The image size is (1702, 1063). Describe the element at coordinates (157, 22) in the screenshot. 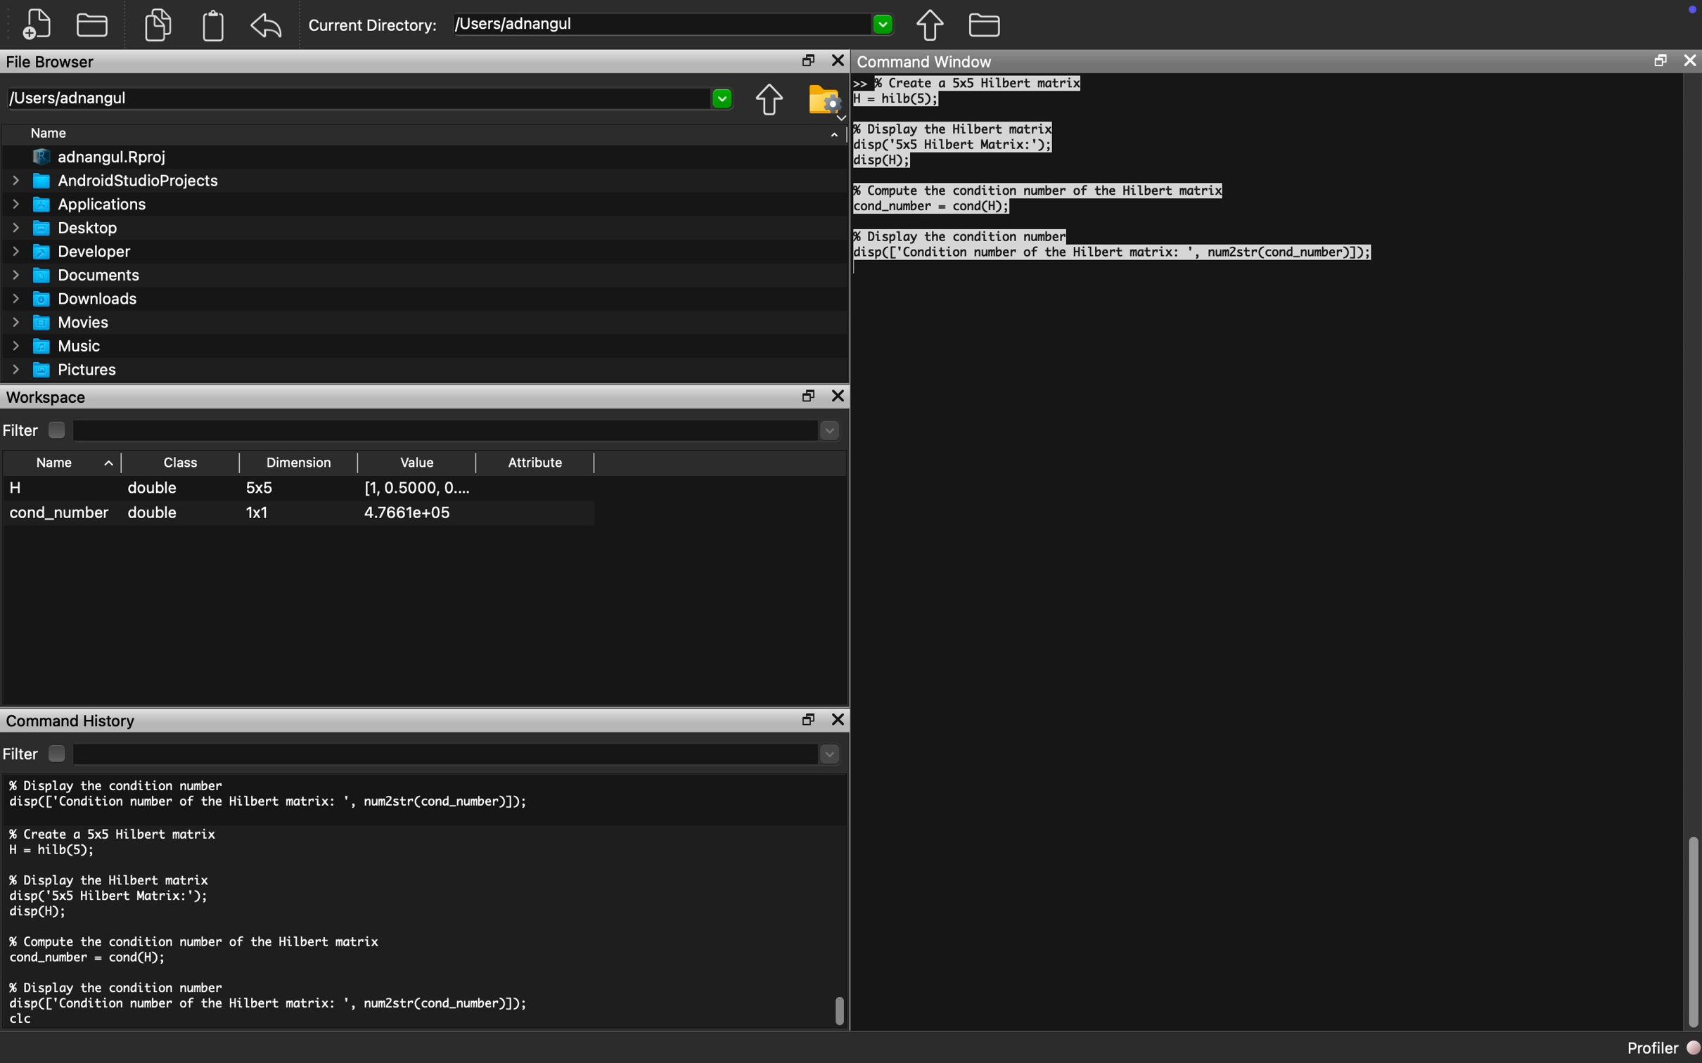

I see `Copy` at that location.